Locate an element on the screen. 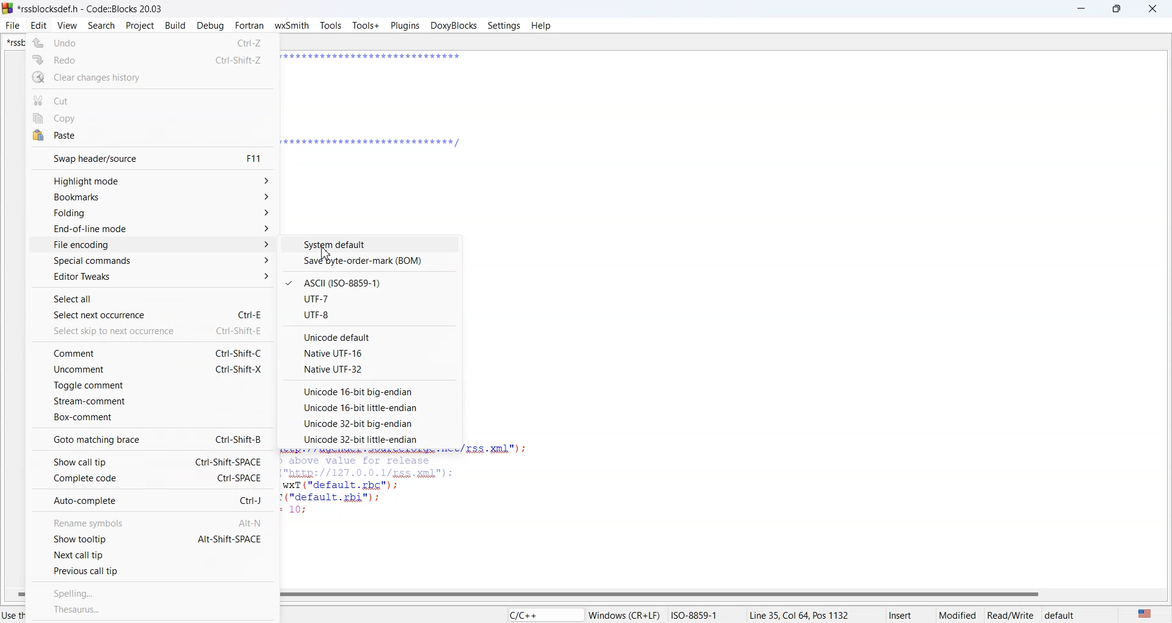  End of line mode is located at coordinates (154, 229).